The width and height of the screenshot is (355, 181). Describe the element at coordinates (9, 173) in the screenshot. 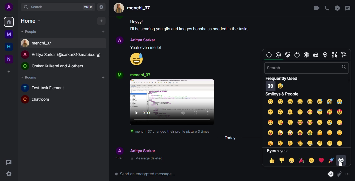

I see `quick settings` at that location.